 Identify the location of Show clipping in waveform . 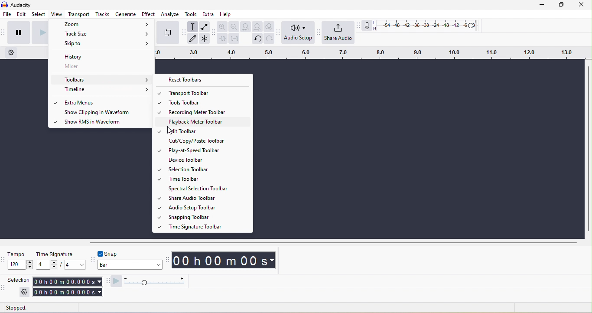
(105, 112).